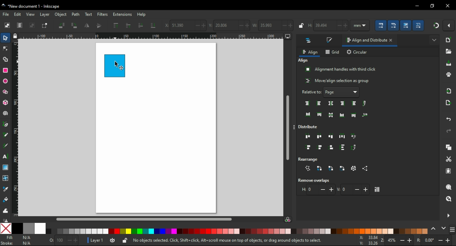 This screenshot has height=246, width=456. What do you see at coordinates (5, 102) in the screenshot?
I see `3D box tool` at bounding box center [5, 102].